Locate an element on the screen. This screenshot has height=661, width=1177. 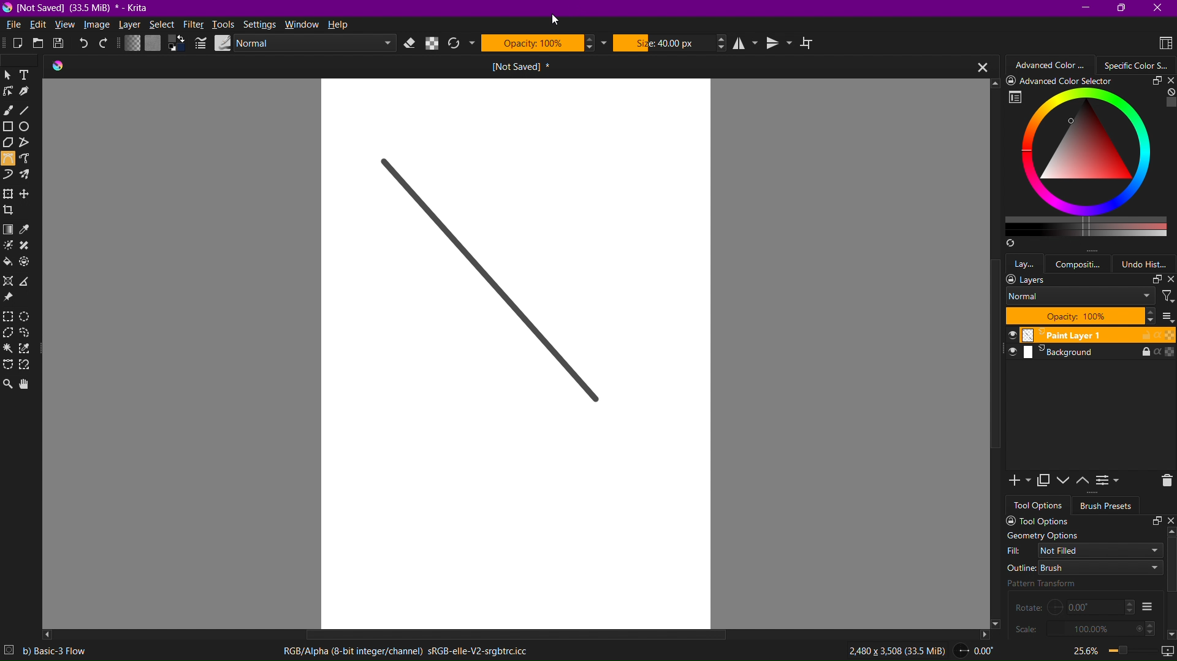
Colorize Mask Tool is located at coordinates (10, 247).